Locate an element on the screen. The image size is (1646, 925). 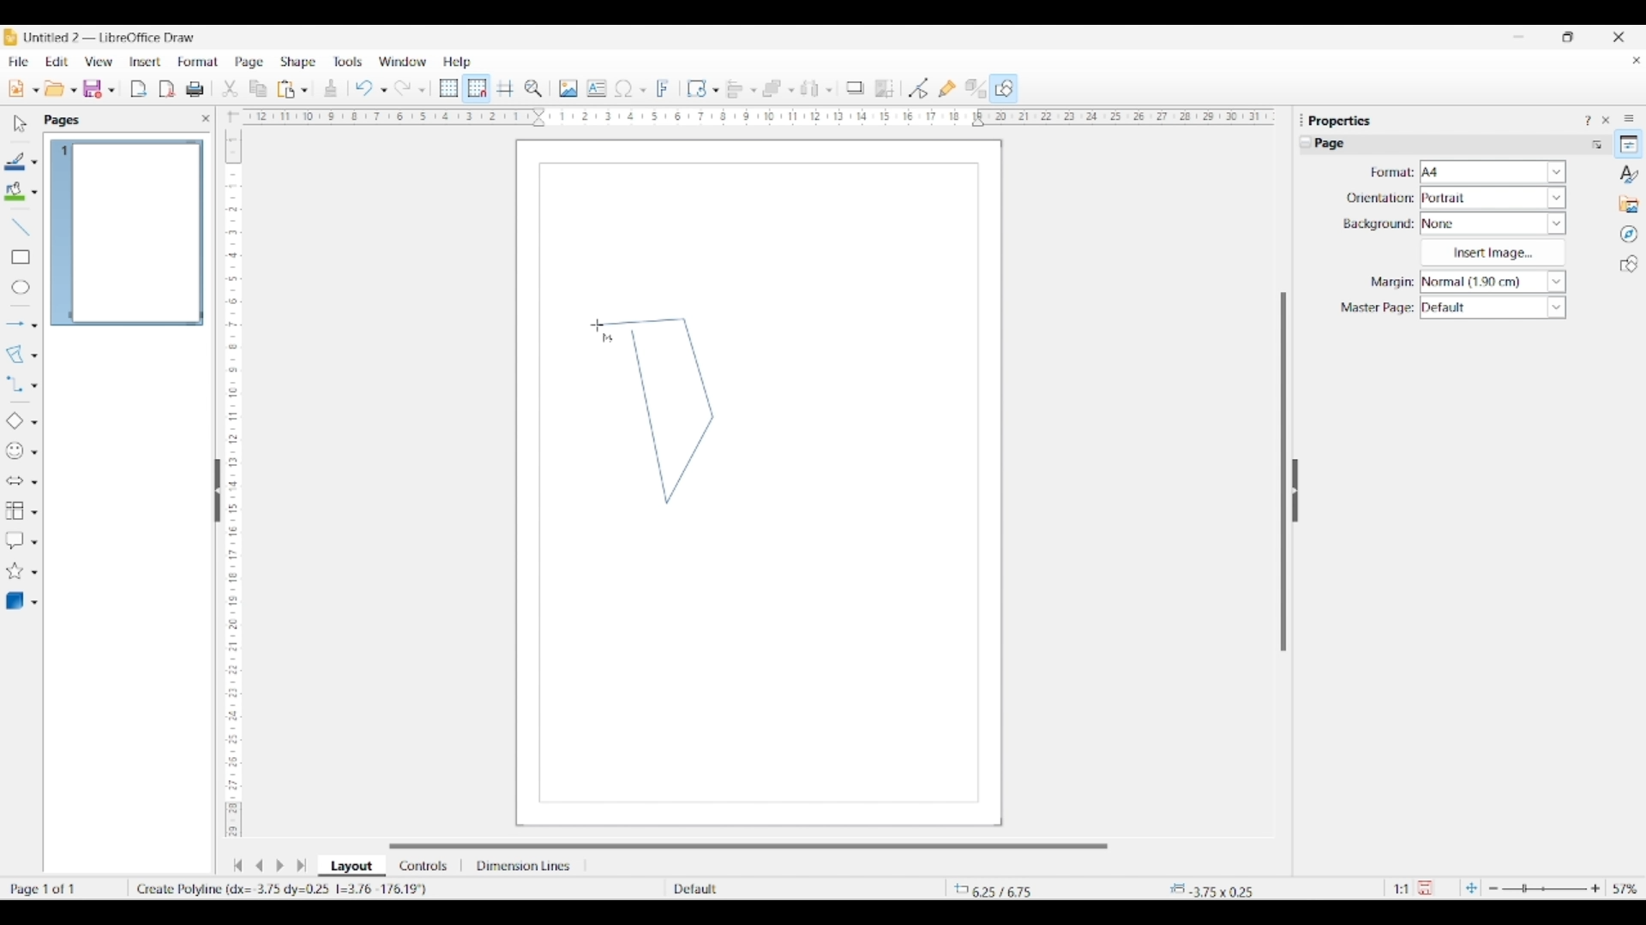
Close interface is located at coordinates (1619, 37).